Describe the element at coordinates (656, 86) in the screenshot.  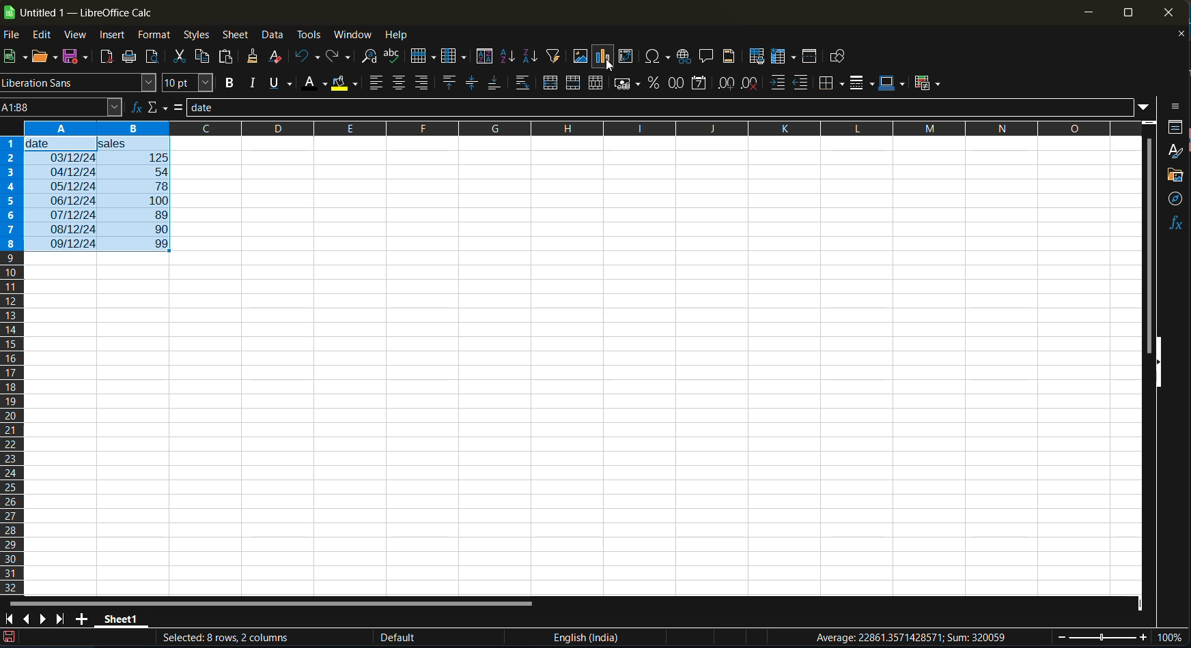
I see `format as percent` at that location.